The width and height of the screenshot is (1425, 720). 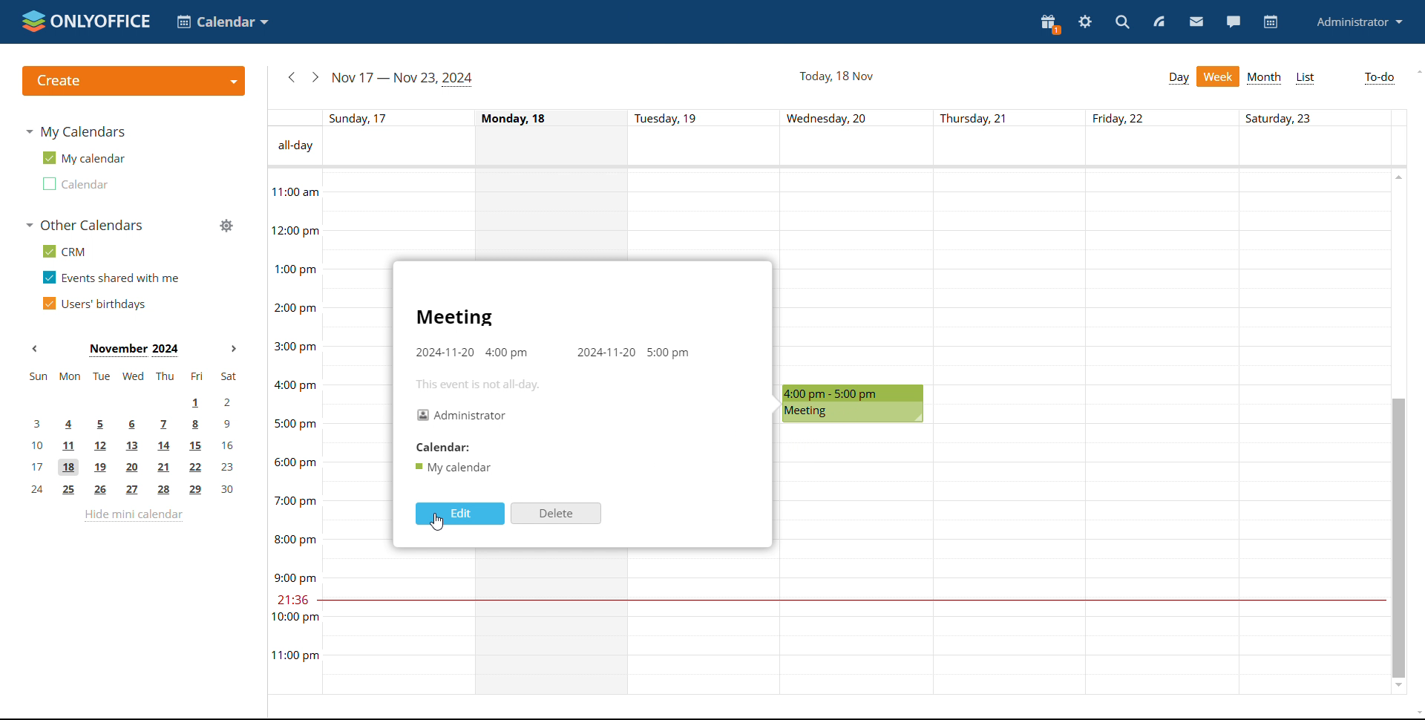 I want to click on settings, so click(x=1086, y=22).